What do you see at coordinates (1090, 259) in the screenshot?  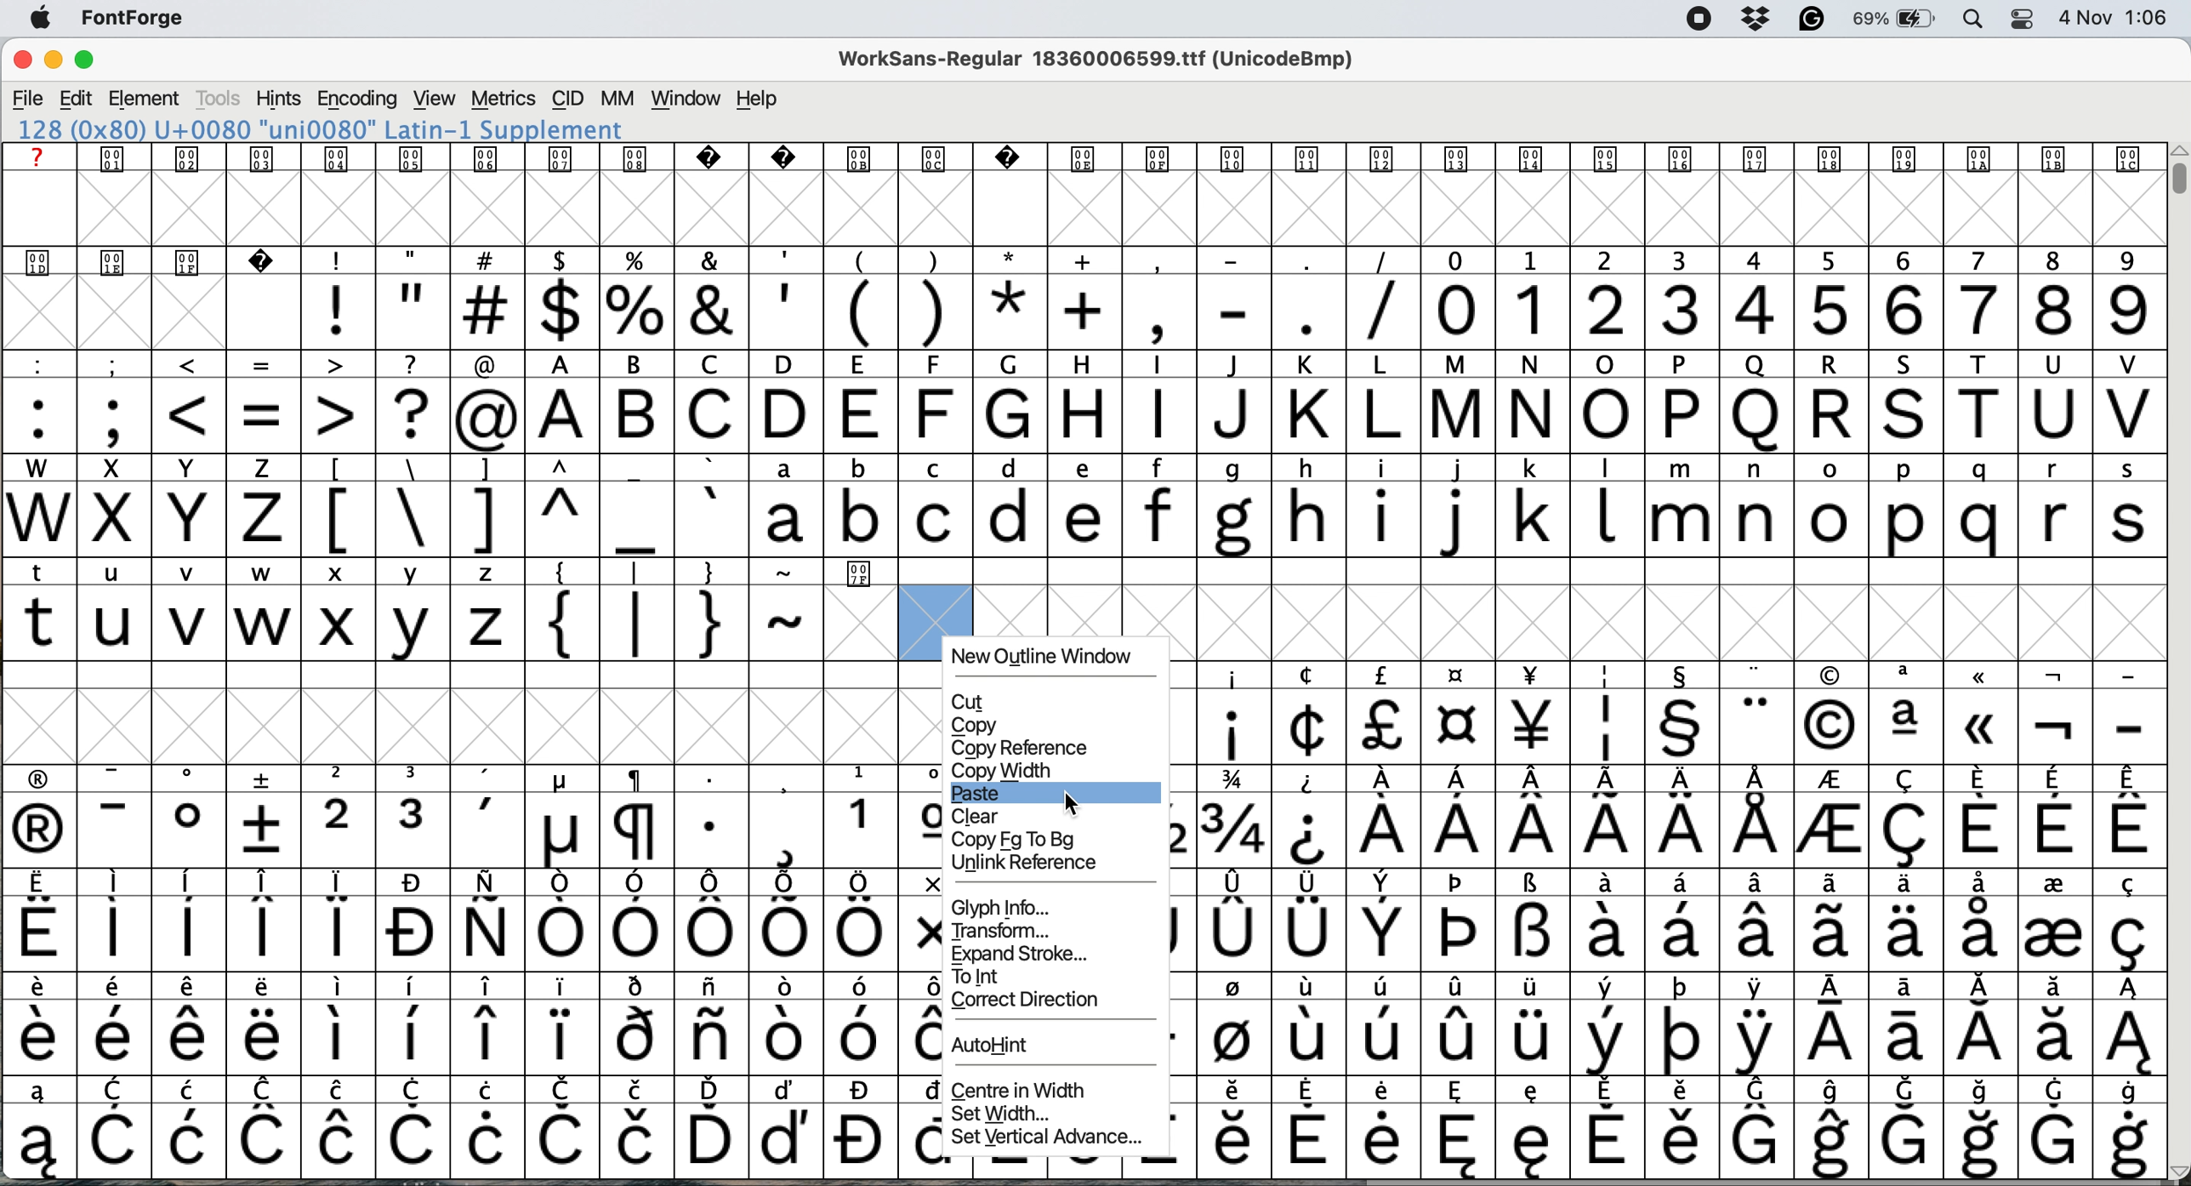 I see `special characters and text` at bounding box center [1090, 259].